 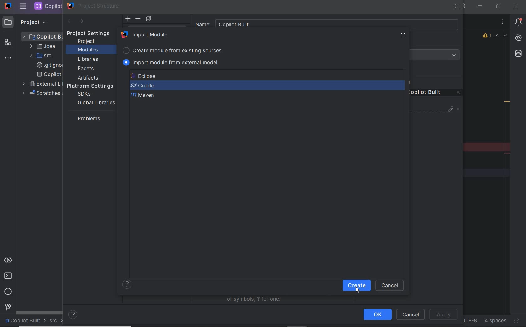 I want to click on IMPORT MODULE, so click(x=147, y=34).